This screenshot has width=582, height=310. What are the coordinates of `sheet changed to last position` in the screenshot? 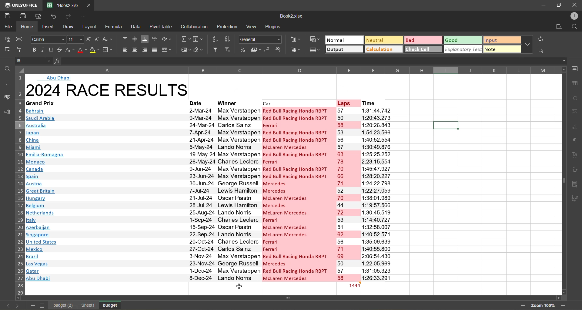 It's located at (111, 304).